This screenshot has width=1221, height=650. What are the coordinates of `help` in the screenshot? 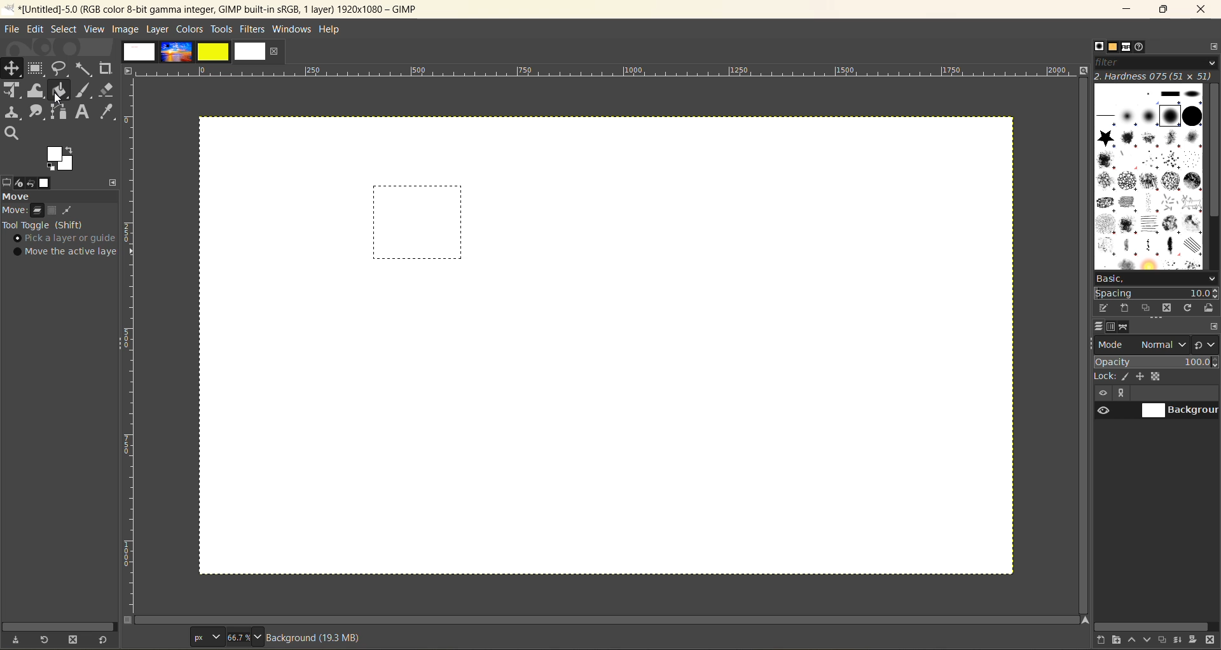 It's located at (334, 29).